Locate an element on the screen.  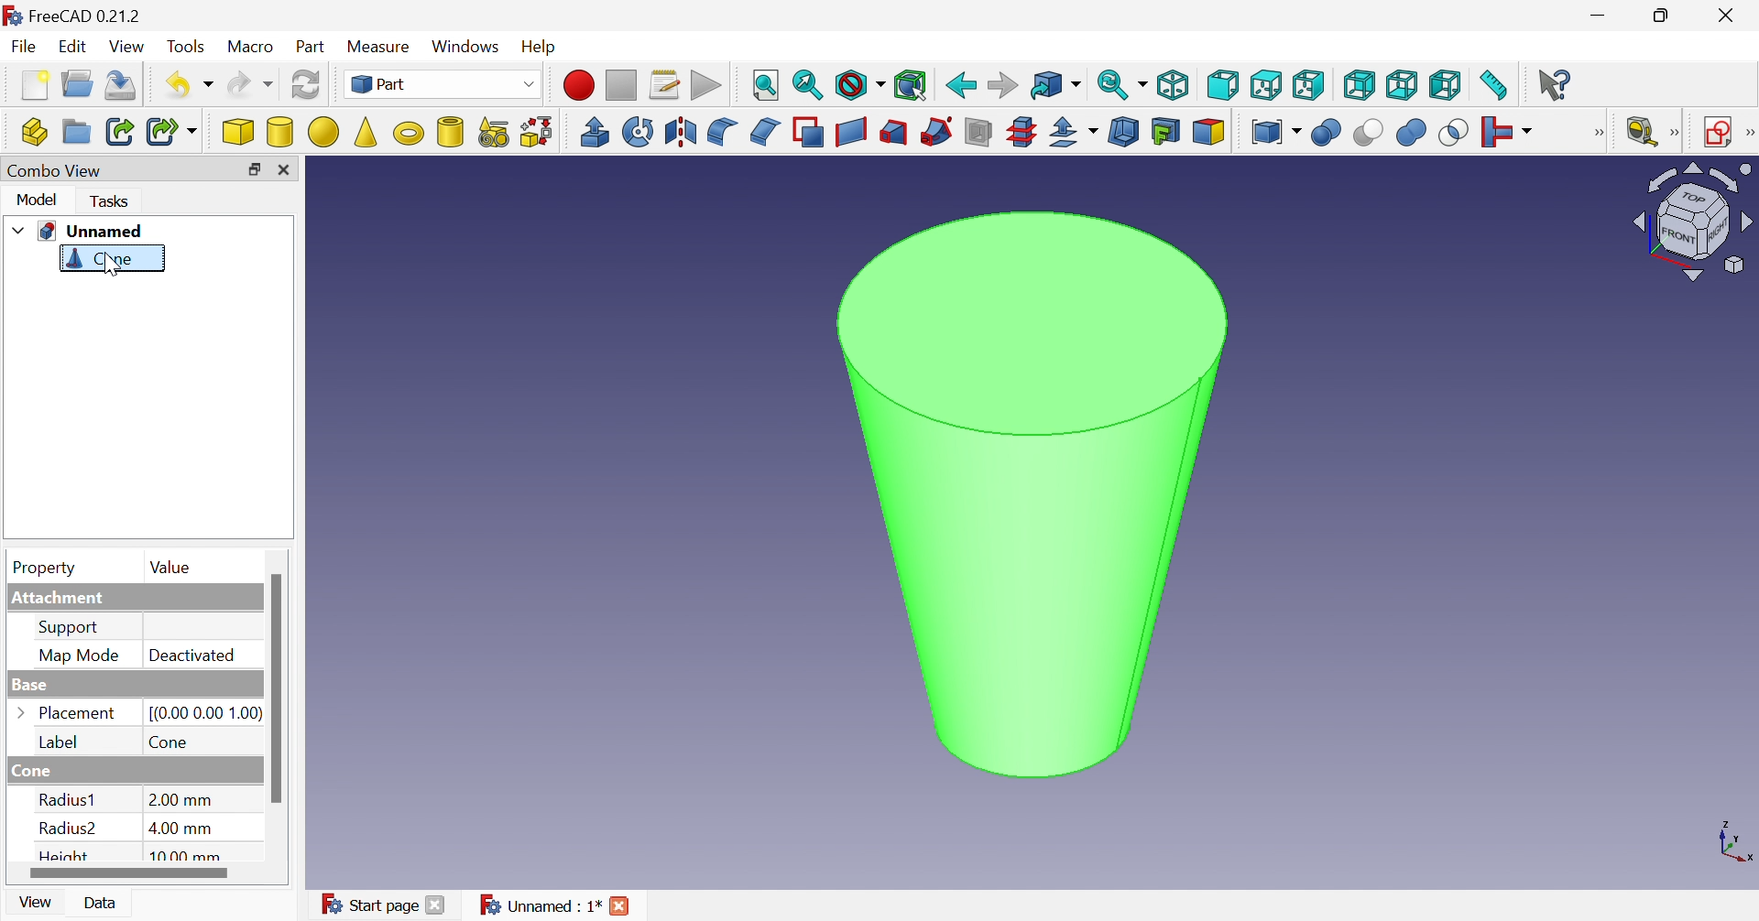
Torus is located at coordinates (406, 133).